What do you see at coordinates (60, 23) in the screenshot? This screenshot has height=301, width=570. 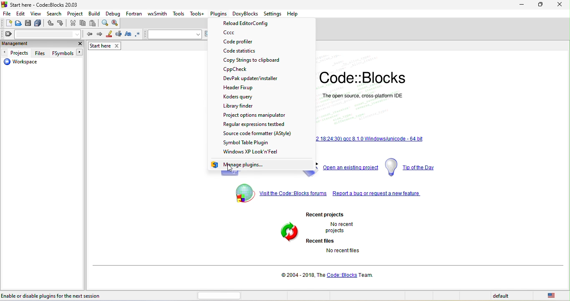 I see `redo` at bounding box center [60, 23].